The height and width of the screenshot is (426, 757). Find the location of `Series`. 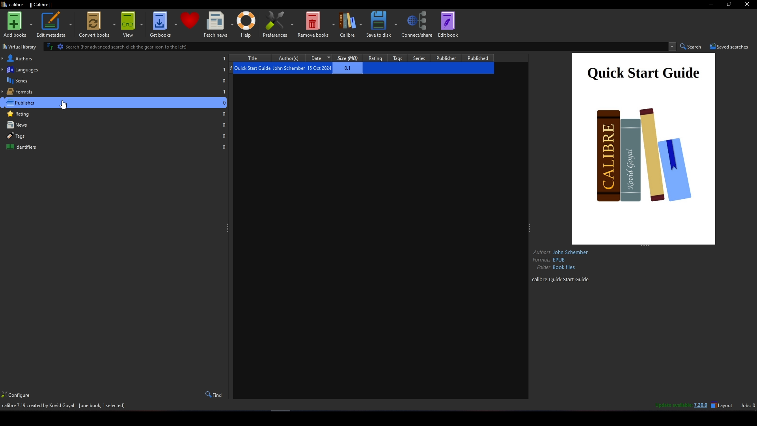

Series is located at coordinates (420, 58).